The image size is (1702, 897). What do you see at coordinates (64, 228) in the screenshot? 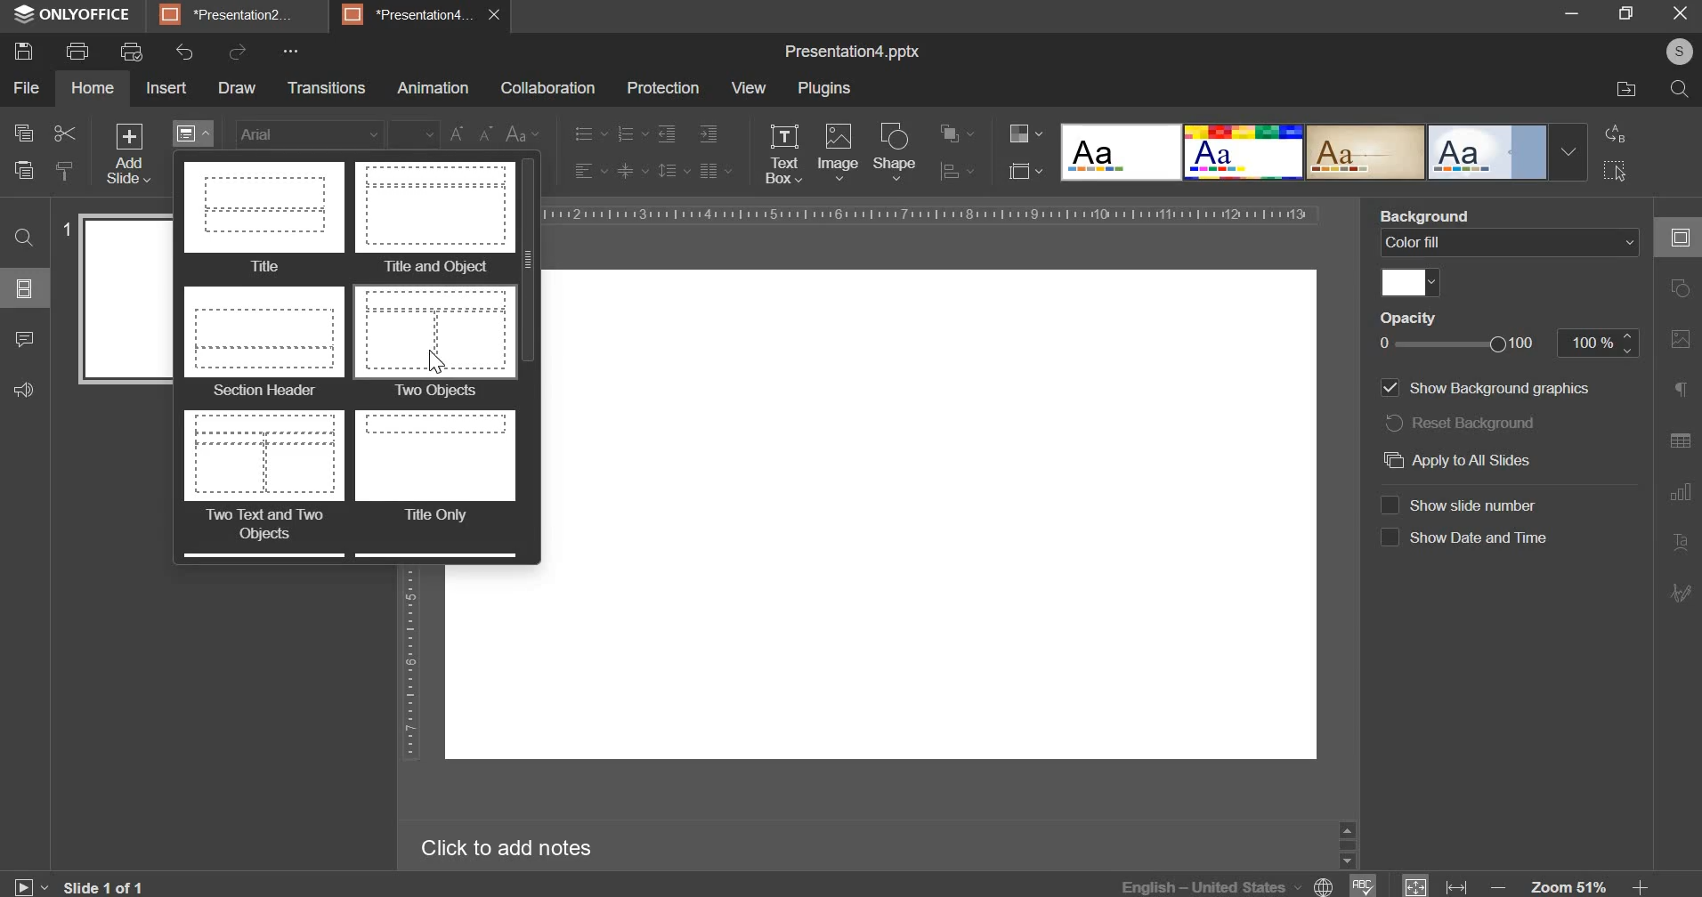
I see `slide number` at bounding box center [64, 228].